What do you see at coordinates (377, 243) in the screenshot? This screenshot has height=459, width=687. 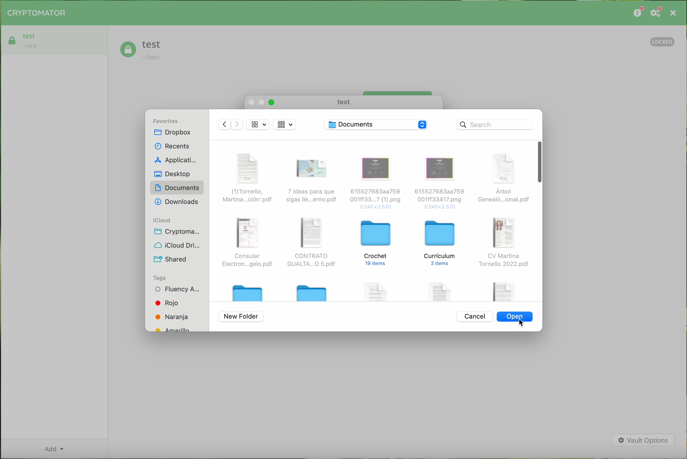 I see `crochet` at bounding box center [377, 243].